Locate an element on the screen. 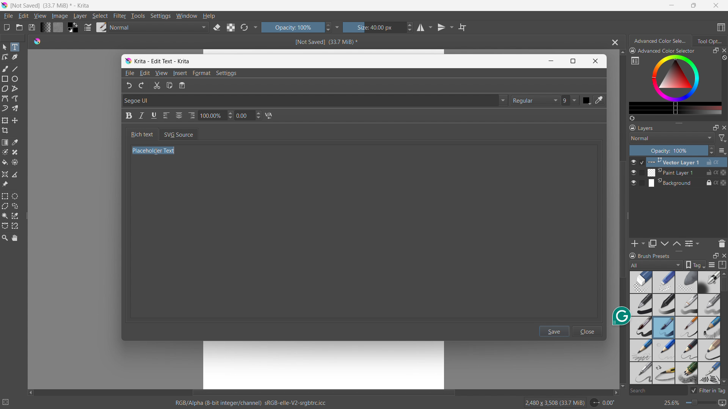 This screenshot has width=728, height=409. Placeholder Text is located at coordinates (157, 153).